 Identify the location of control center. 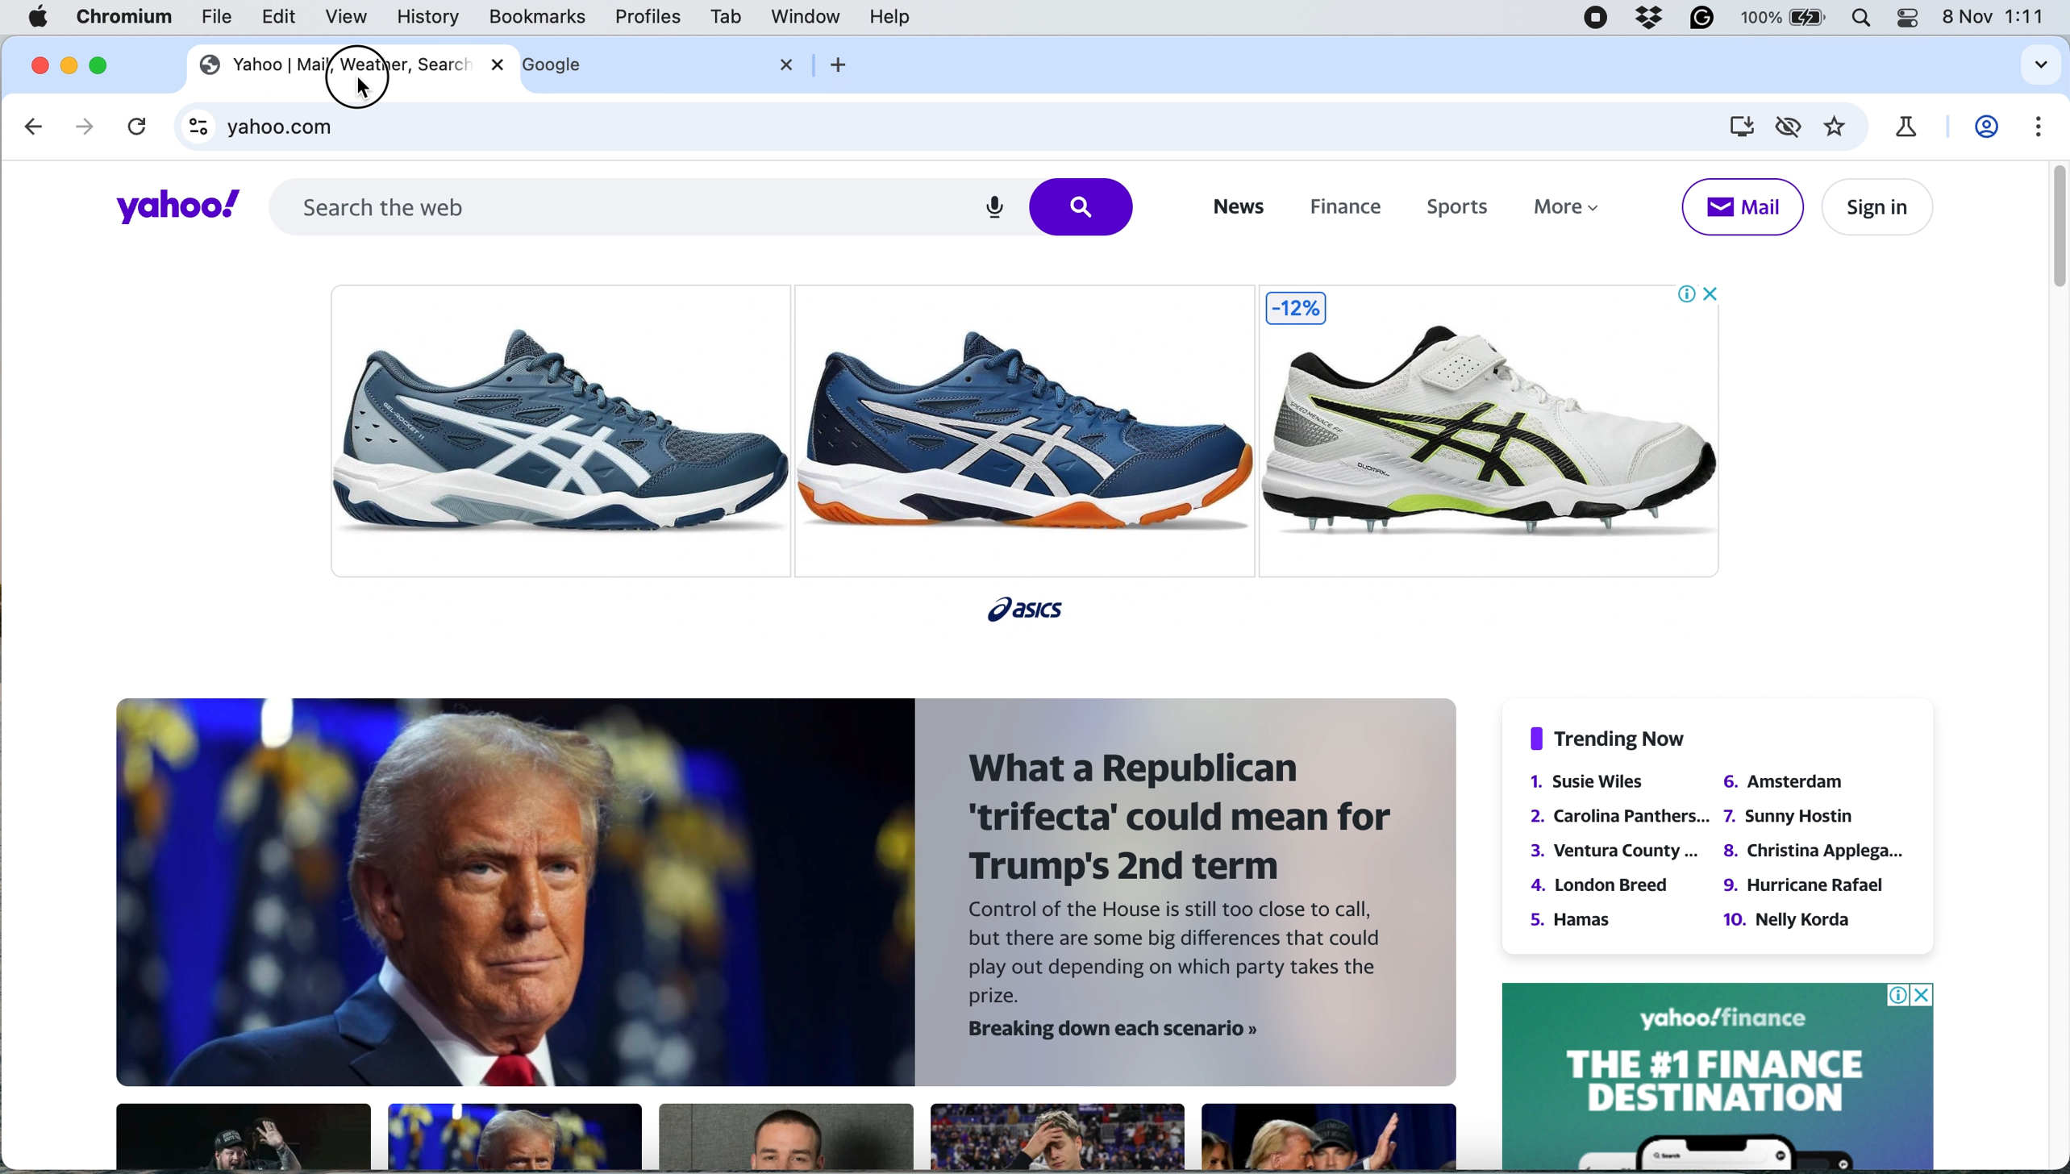
(1910, 18).